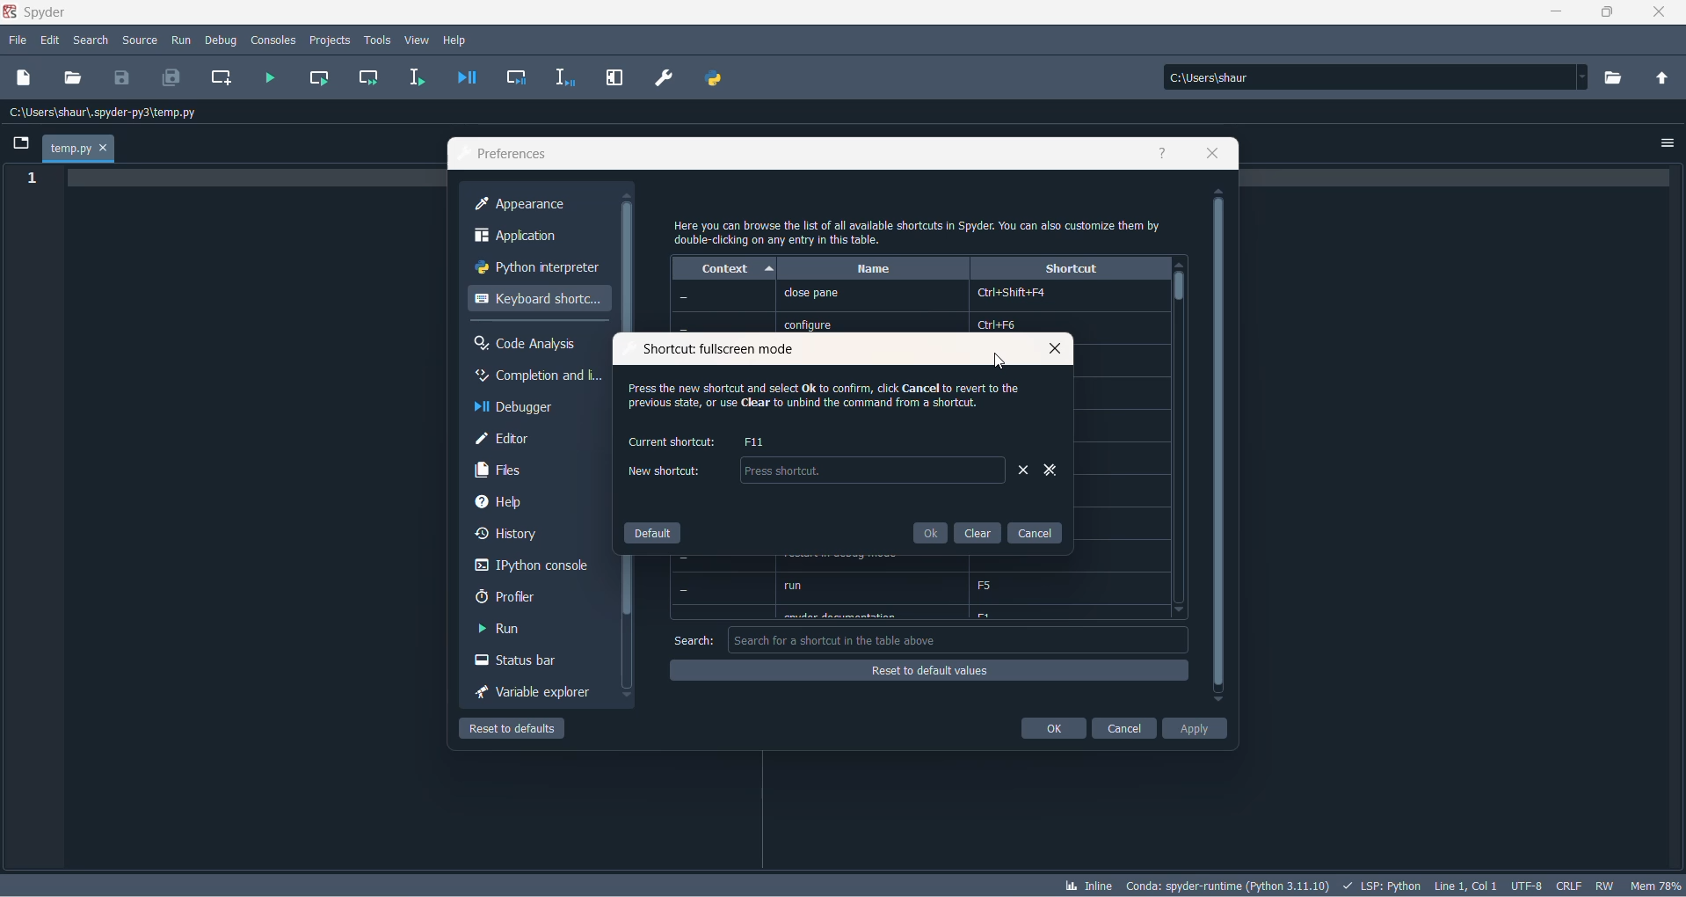 This screenshot has width=1686, height=897. I want to click on python interpreter, so click(536, 270).